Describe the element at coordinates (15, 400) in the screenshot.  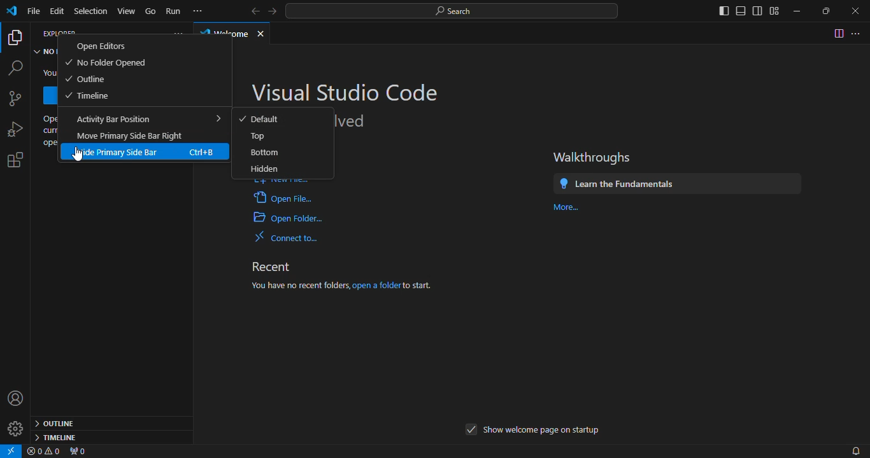
I see `profile` at that location.